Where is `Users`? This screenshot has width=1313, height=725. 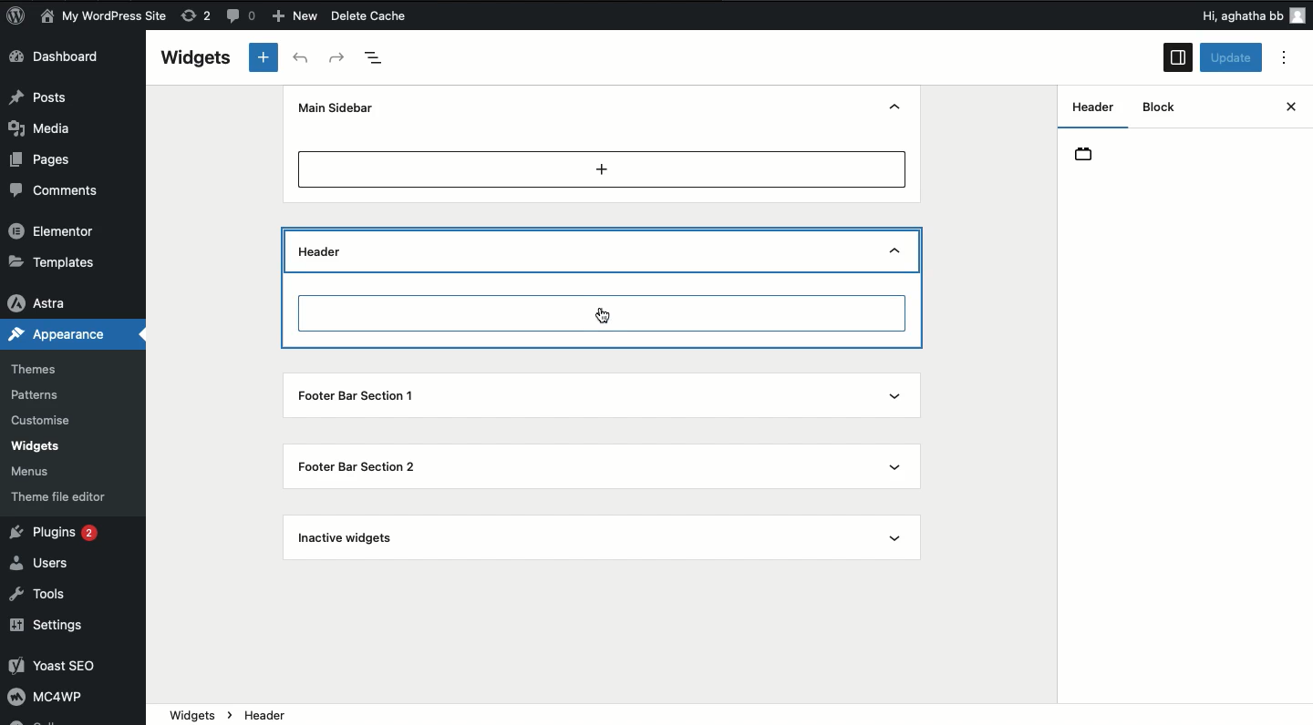 Users is located at coordinates (47, 562).